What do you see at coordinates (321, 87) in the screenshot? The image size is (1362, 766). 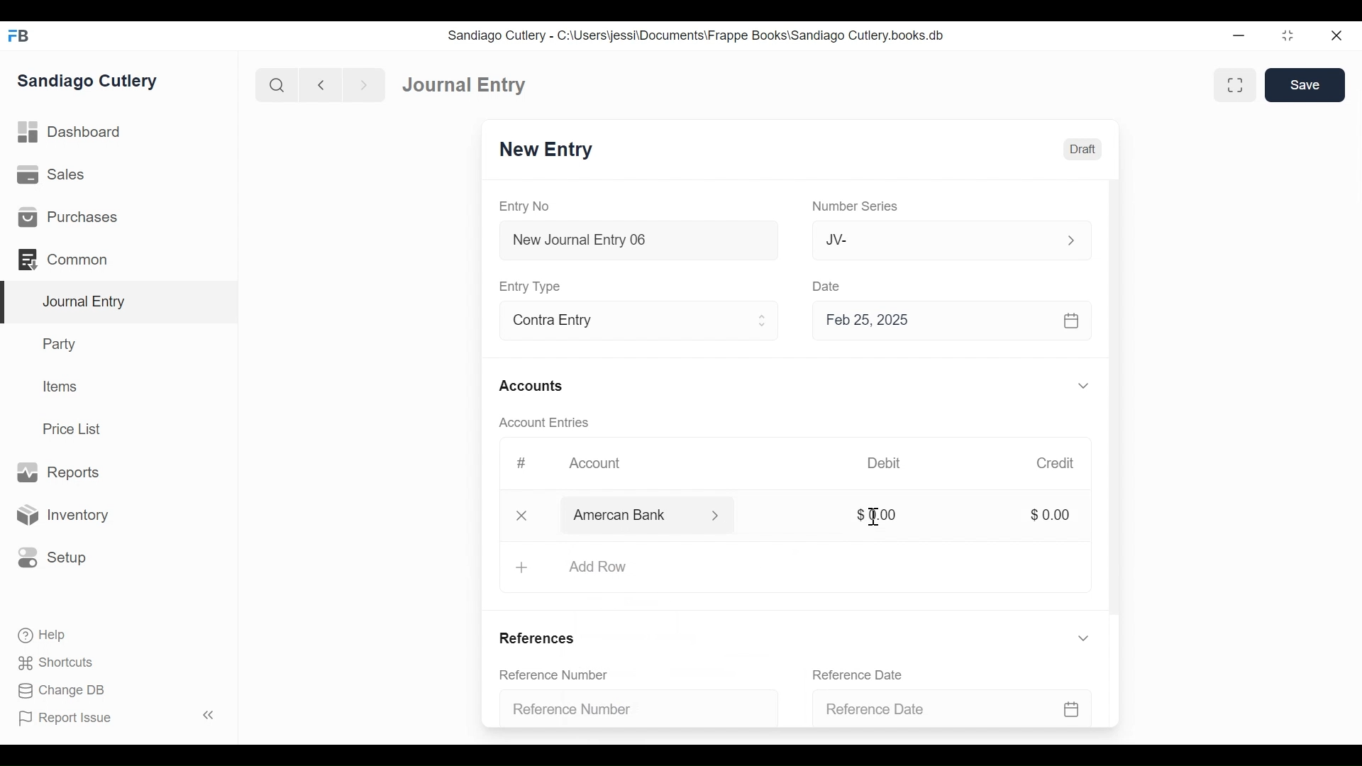 I see `Navigate back` at bounding box center [321, 87].